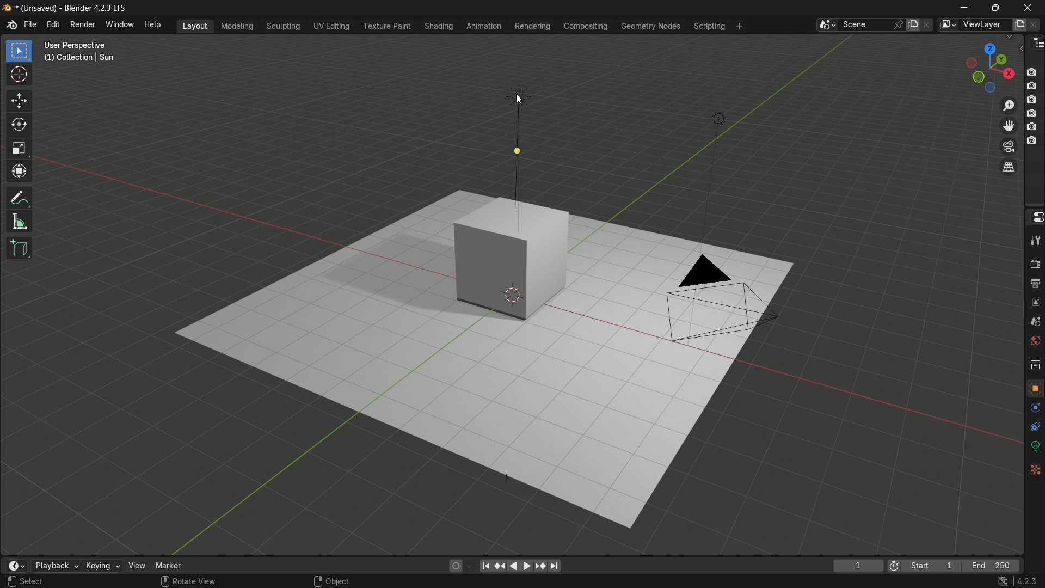  Describe the element at coordinates (195, 581) in the screenshot. I see `rotate view` at that location.